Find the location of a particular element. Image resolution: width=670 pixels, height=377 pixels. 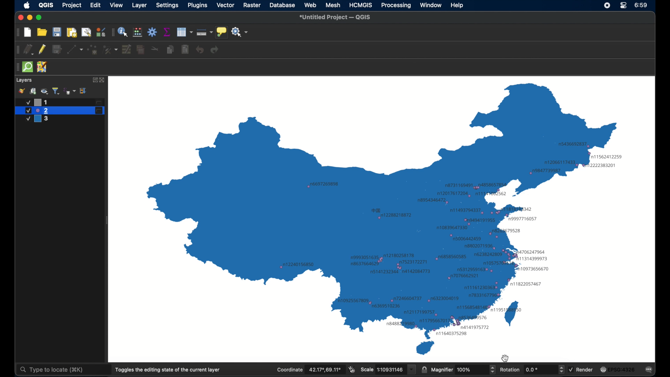

add point feature is located at coordinates (93, 50).